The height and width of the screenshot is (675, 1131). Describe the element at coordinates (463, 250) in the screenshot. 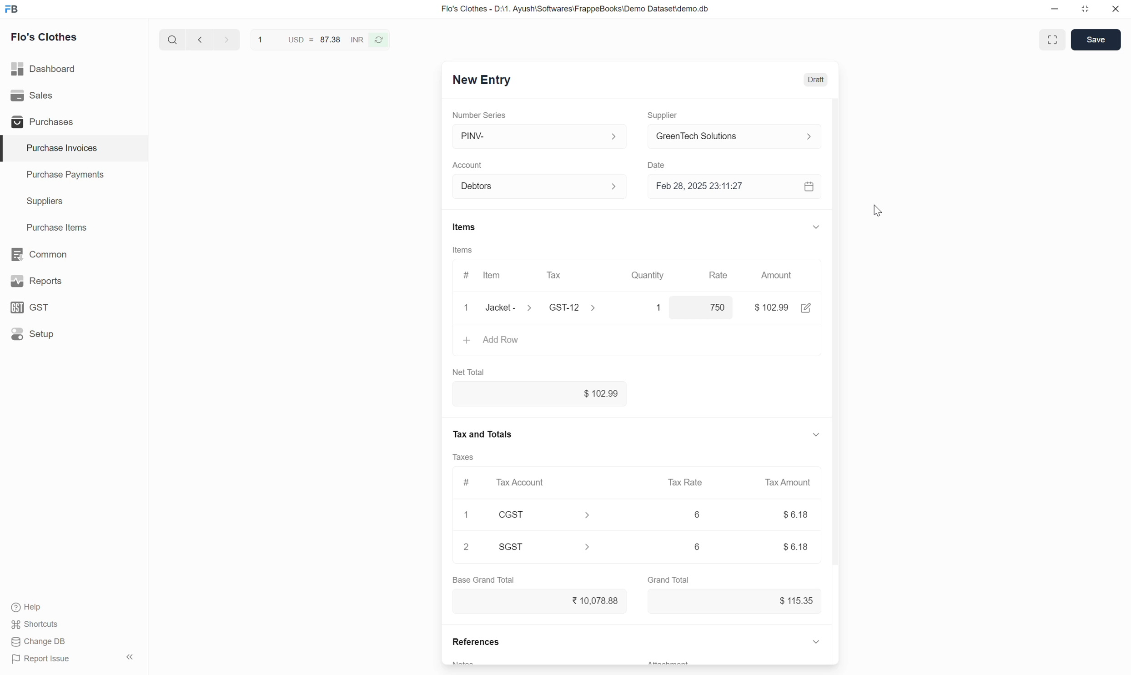

I see `Items` at that location.